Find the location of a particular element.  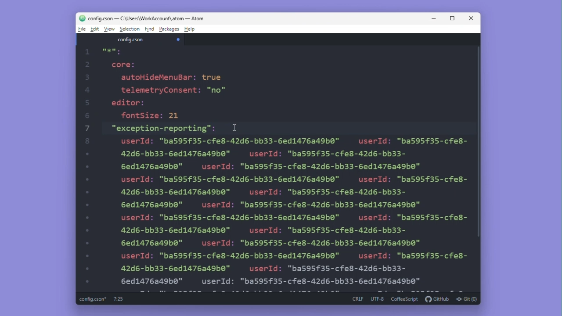

File name is located at coordinates (131, 40).